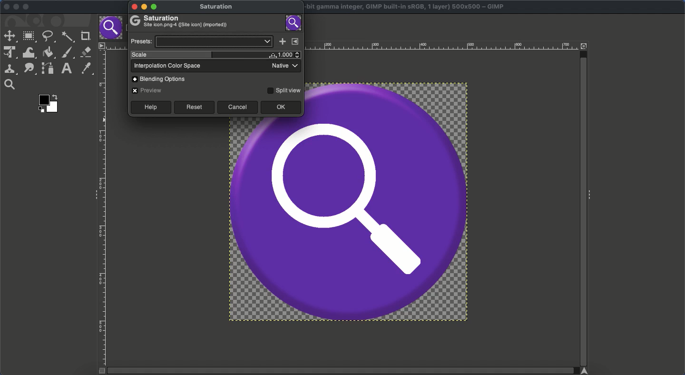 Image resolution: width=685 pixels, height=375 pixels. I want to click on Ruler, so click(443, 46).